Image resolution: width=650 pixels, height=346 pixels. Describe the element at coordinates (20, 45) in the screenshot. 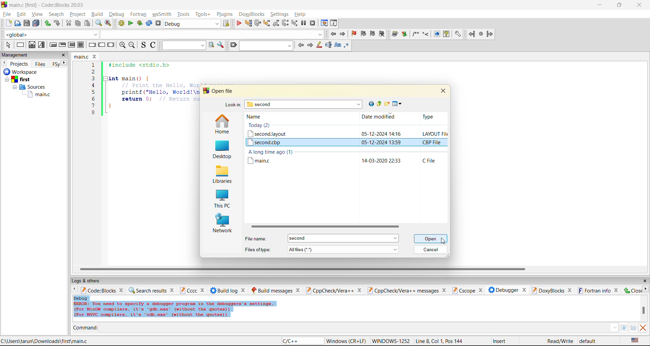

I see `instruction` at that location.